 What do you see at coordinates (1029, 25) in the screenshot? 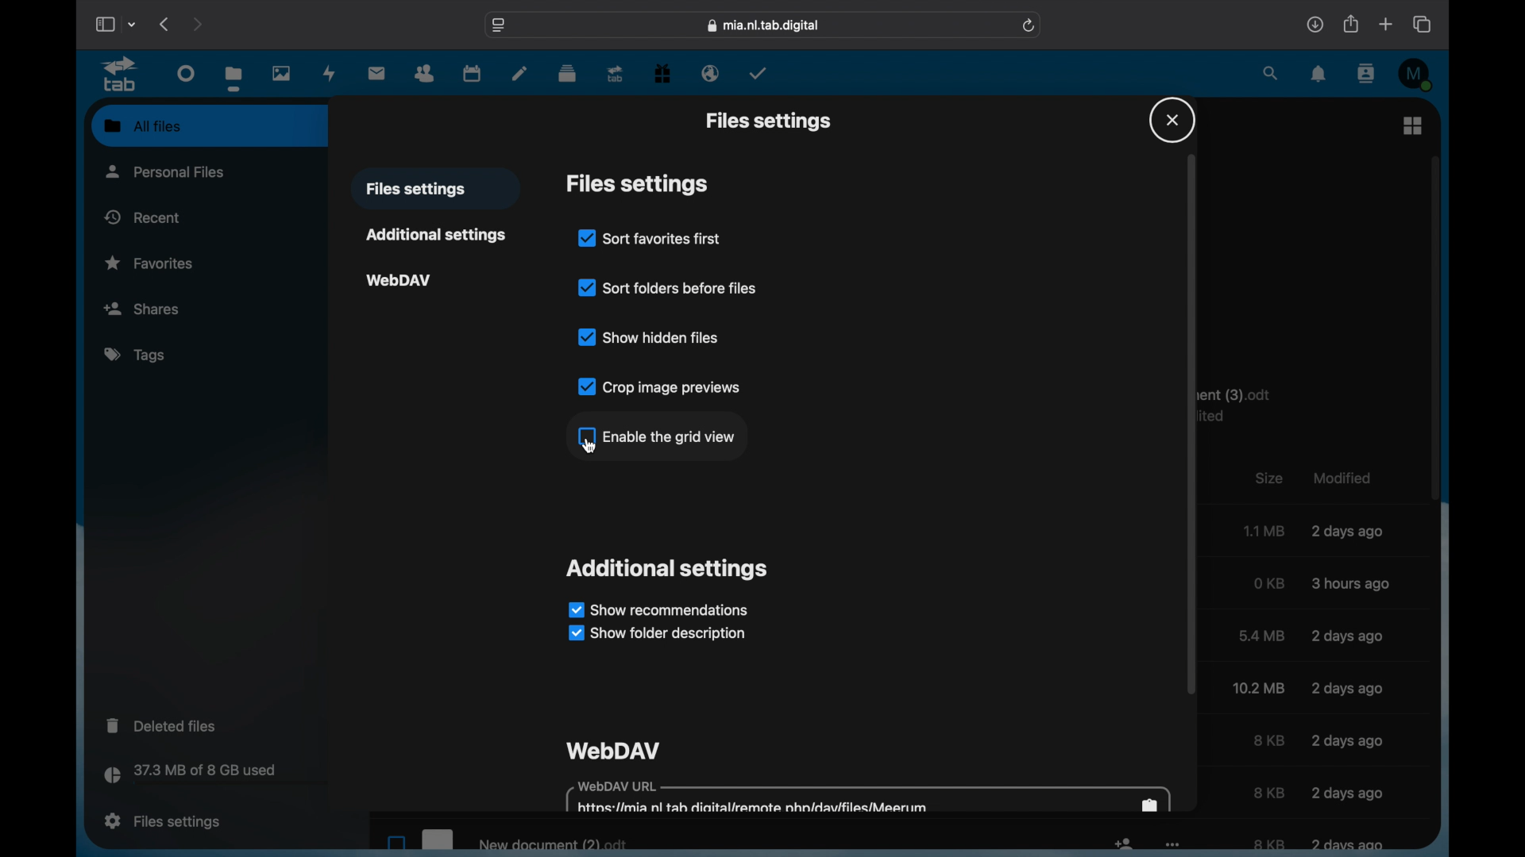
I see `refresh` at bounding box center [1029, 25].